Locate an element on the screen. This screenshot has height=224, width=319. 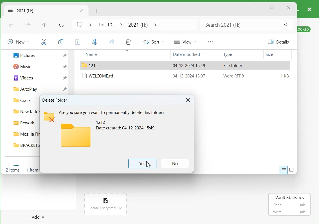
Refresh is located at coordinates (61, 24).